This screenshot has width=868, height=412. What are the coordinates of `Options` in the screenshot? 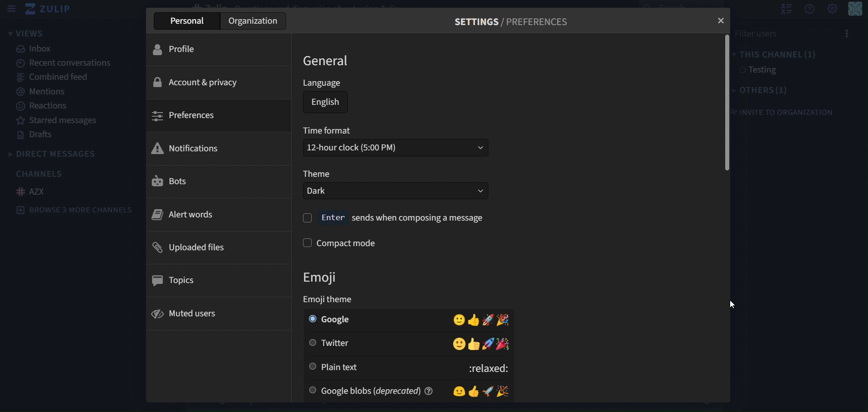 It's located at (847, 34).